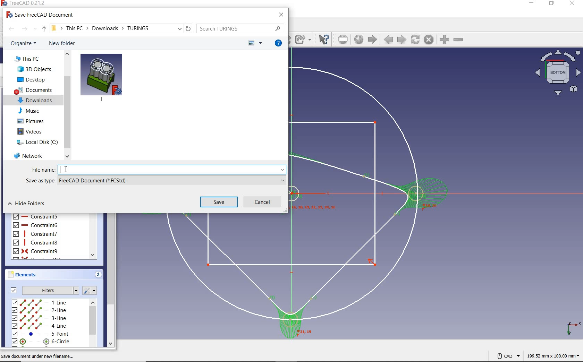 This screenshot has height=362, width=583. Describe the element at coordinates (31, 131) in the screenshot. I see `videos` at that location.